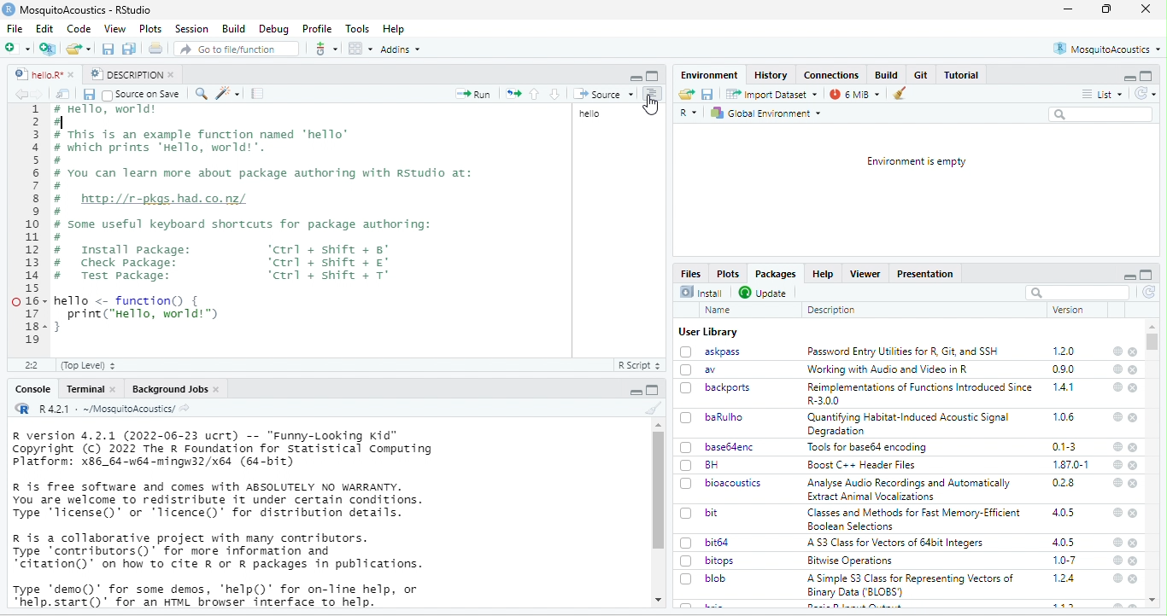 Image resolution: width=1167 pixels, height=616 pixels. I want to click on minimize, so click(1068, 9).